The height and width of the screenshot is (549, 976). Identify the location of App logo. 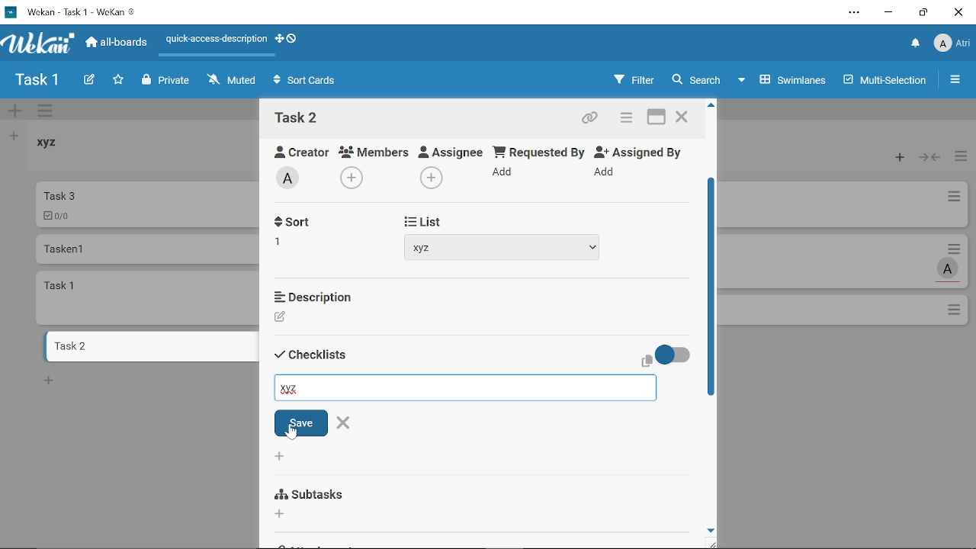
(39, 43).